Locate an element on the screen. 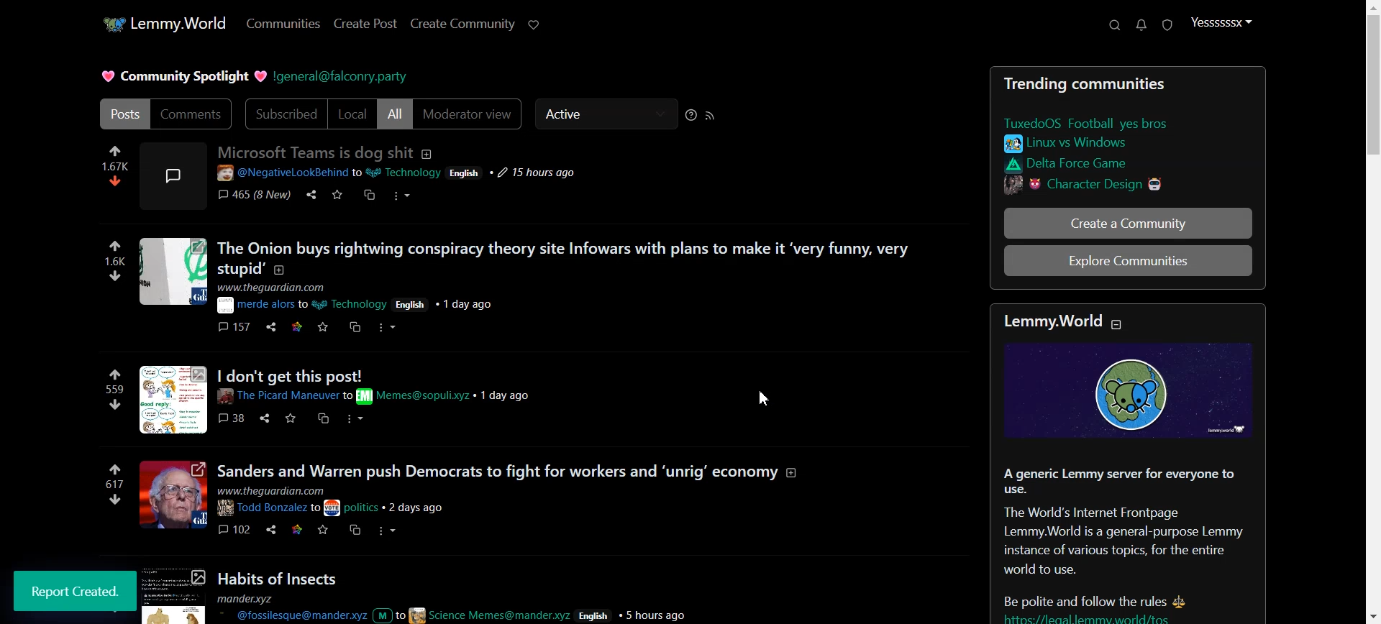 The width and height of the screenshot is (1381, 624). numbers is located at coordinates (115, 262).